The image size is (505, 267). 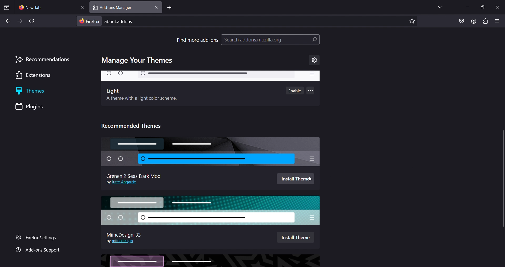 I want to click on minx design 33, so click(x=213, y=210).